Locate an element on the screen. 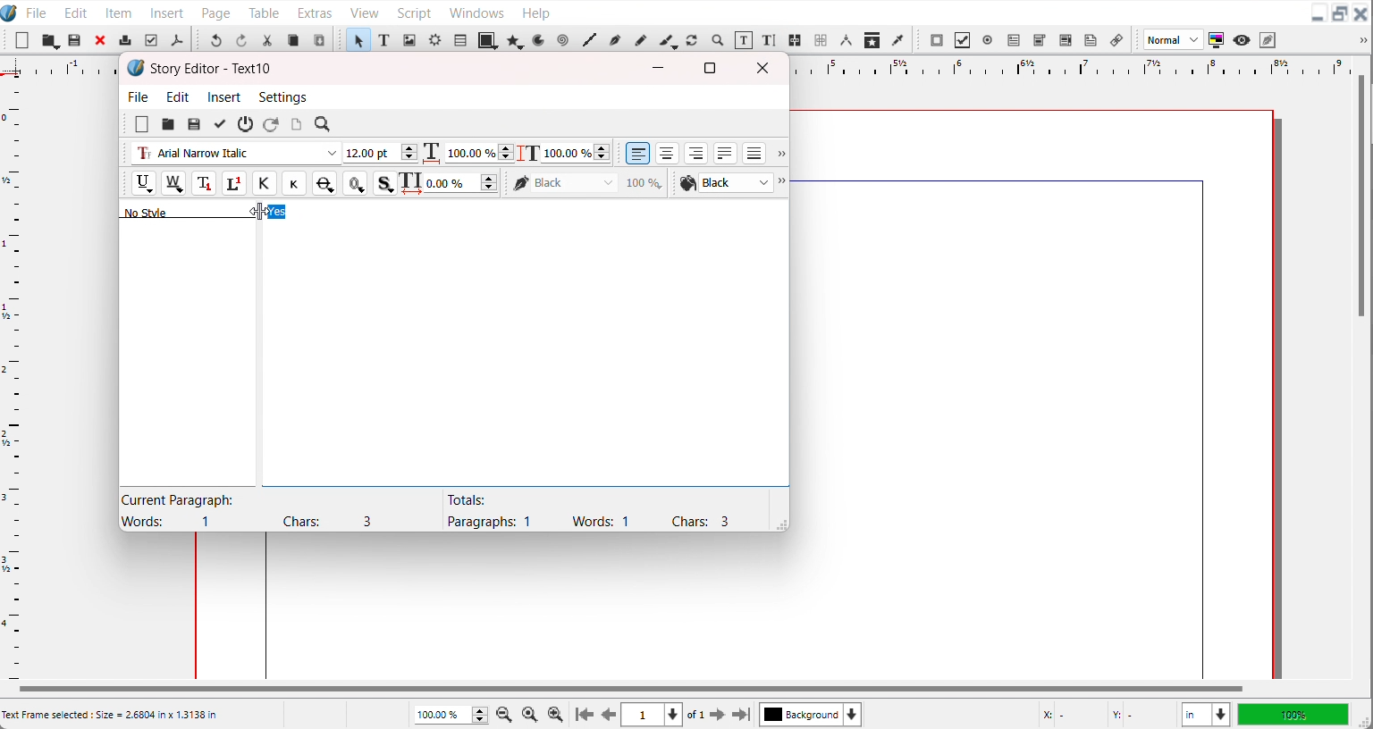 The height and width of the screenshot is (729, 1373). Select current page is located at coordinates (652, 715).